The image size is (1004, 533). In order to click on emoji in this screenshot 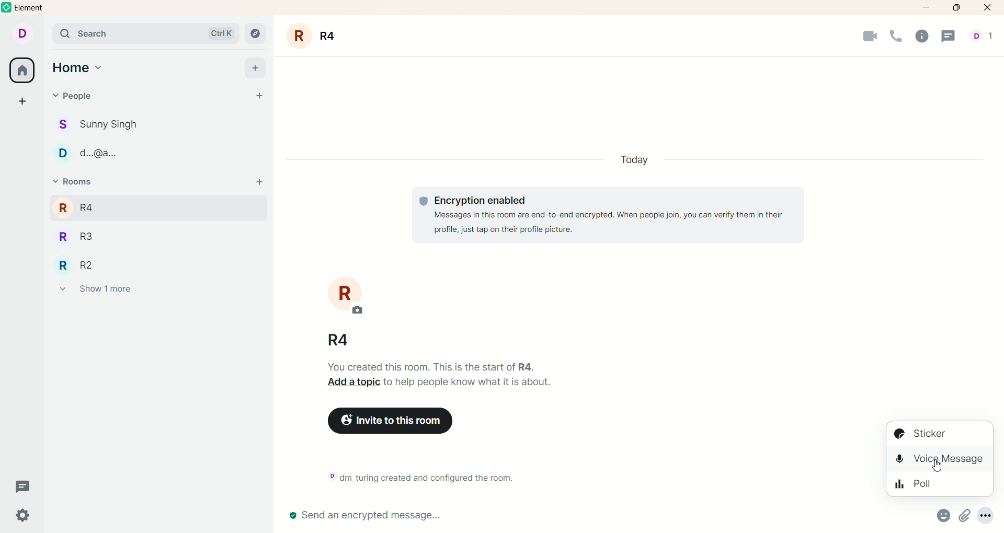, I will do `click(941, 516)`.